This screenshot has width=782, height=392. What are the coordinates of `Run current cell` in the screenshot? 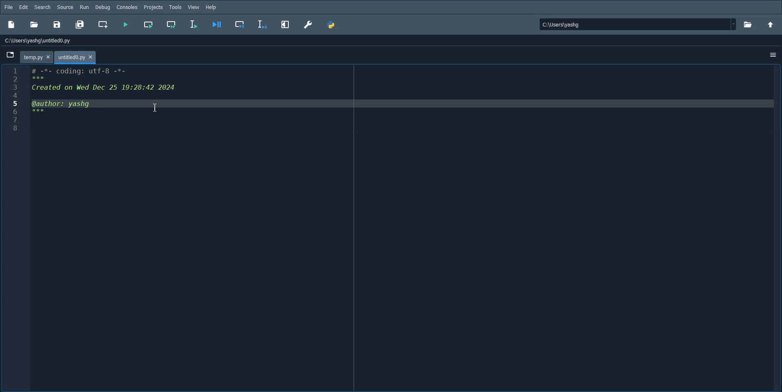 It's located at (172, 25).